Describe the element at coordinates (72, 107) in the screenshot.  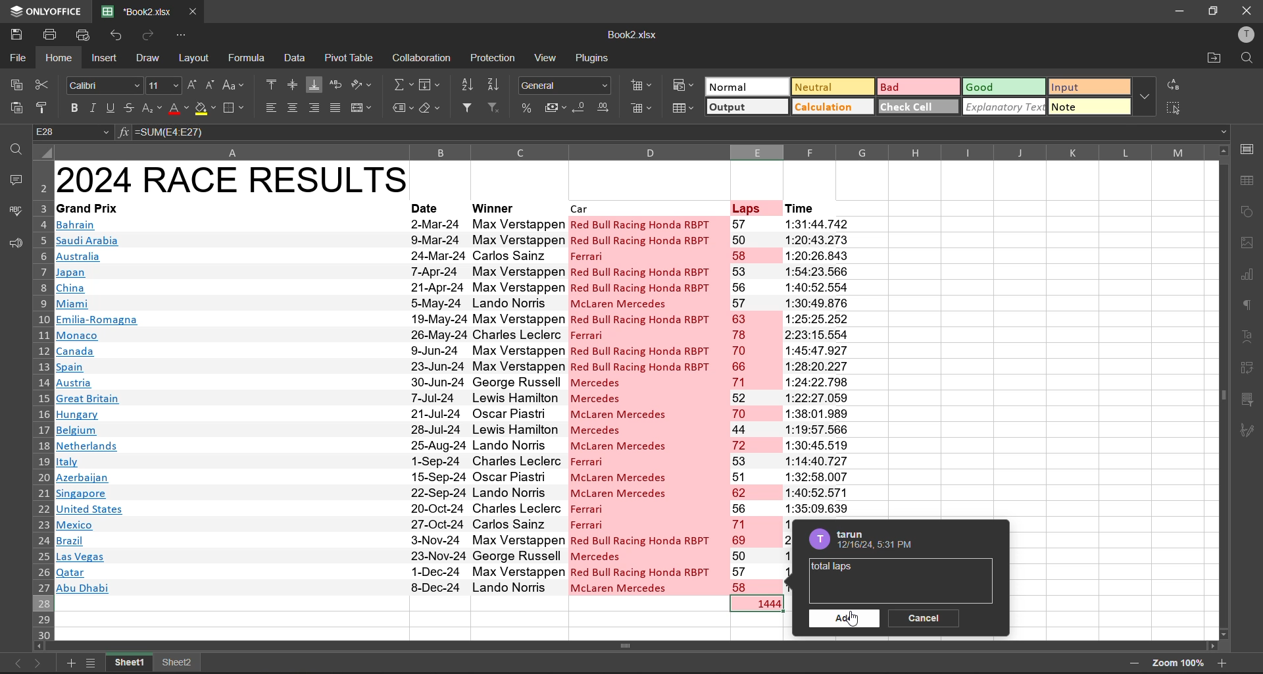
I see `bold` at that location.